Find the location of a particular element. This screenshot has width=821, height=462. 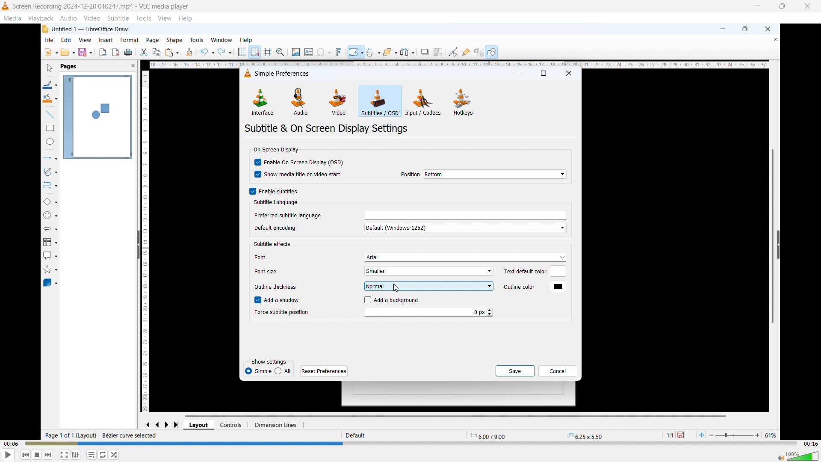

Hot keys  is located at coordinates (463, 101).